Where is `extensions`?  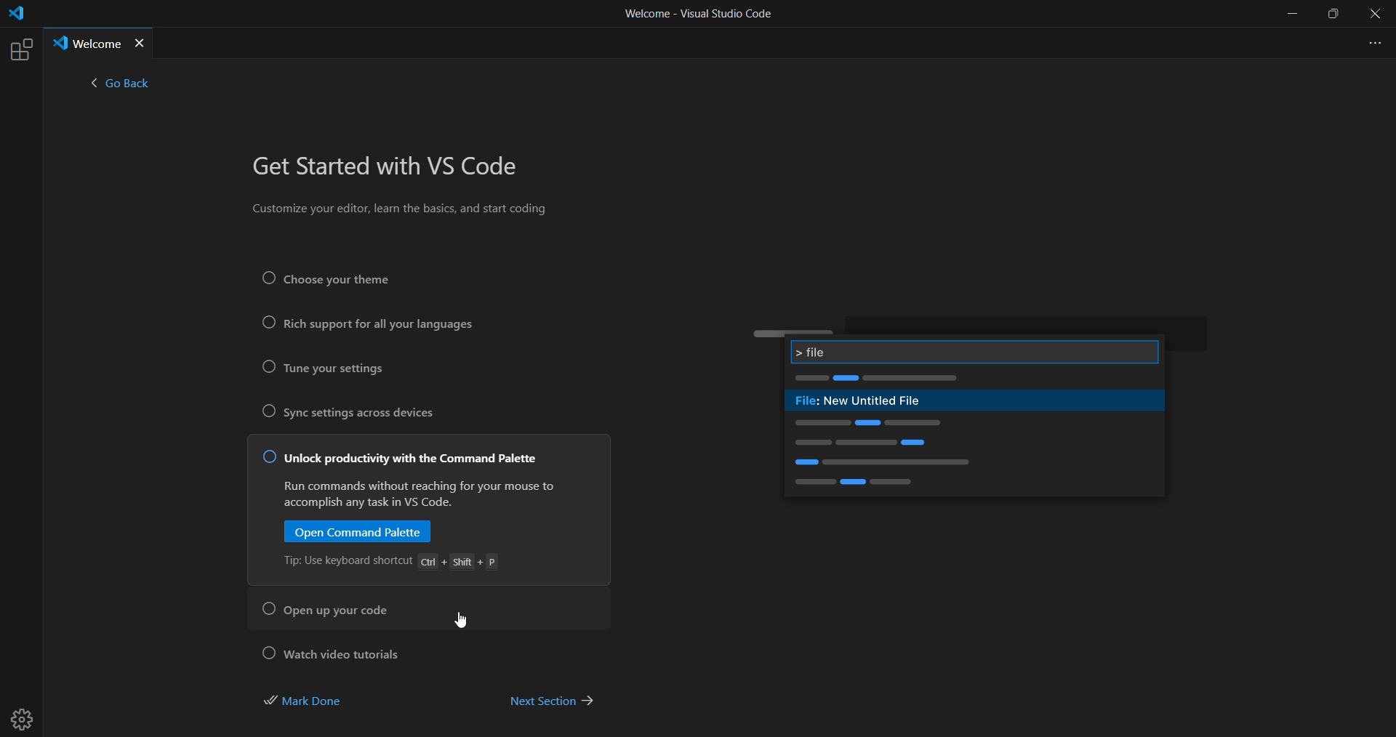
extensions is located at coordinates (20, 49).